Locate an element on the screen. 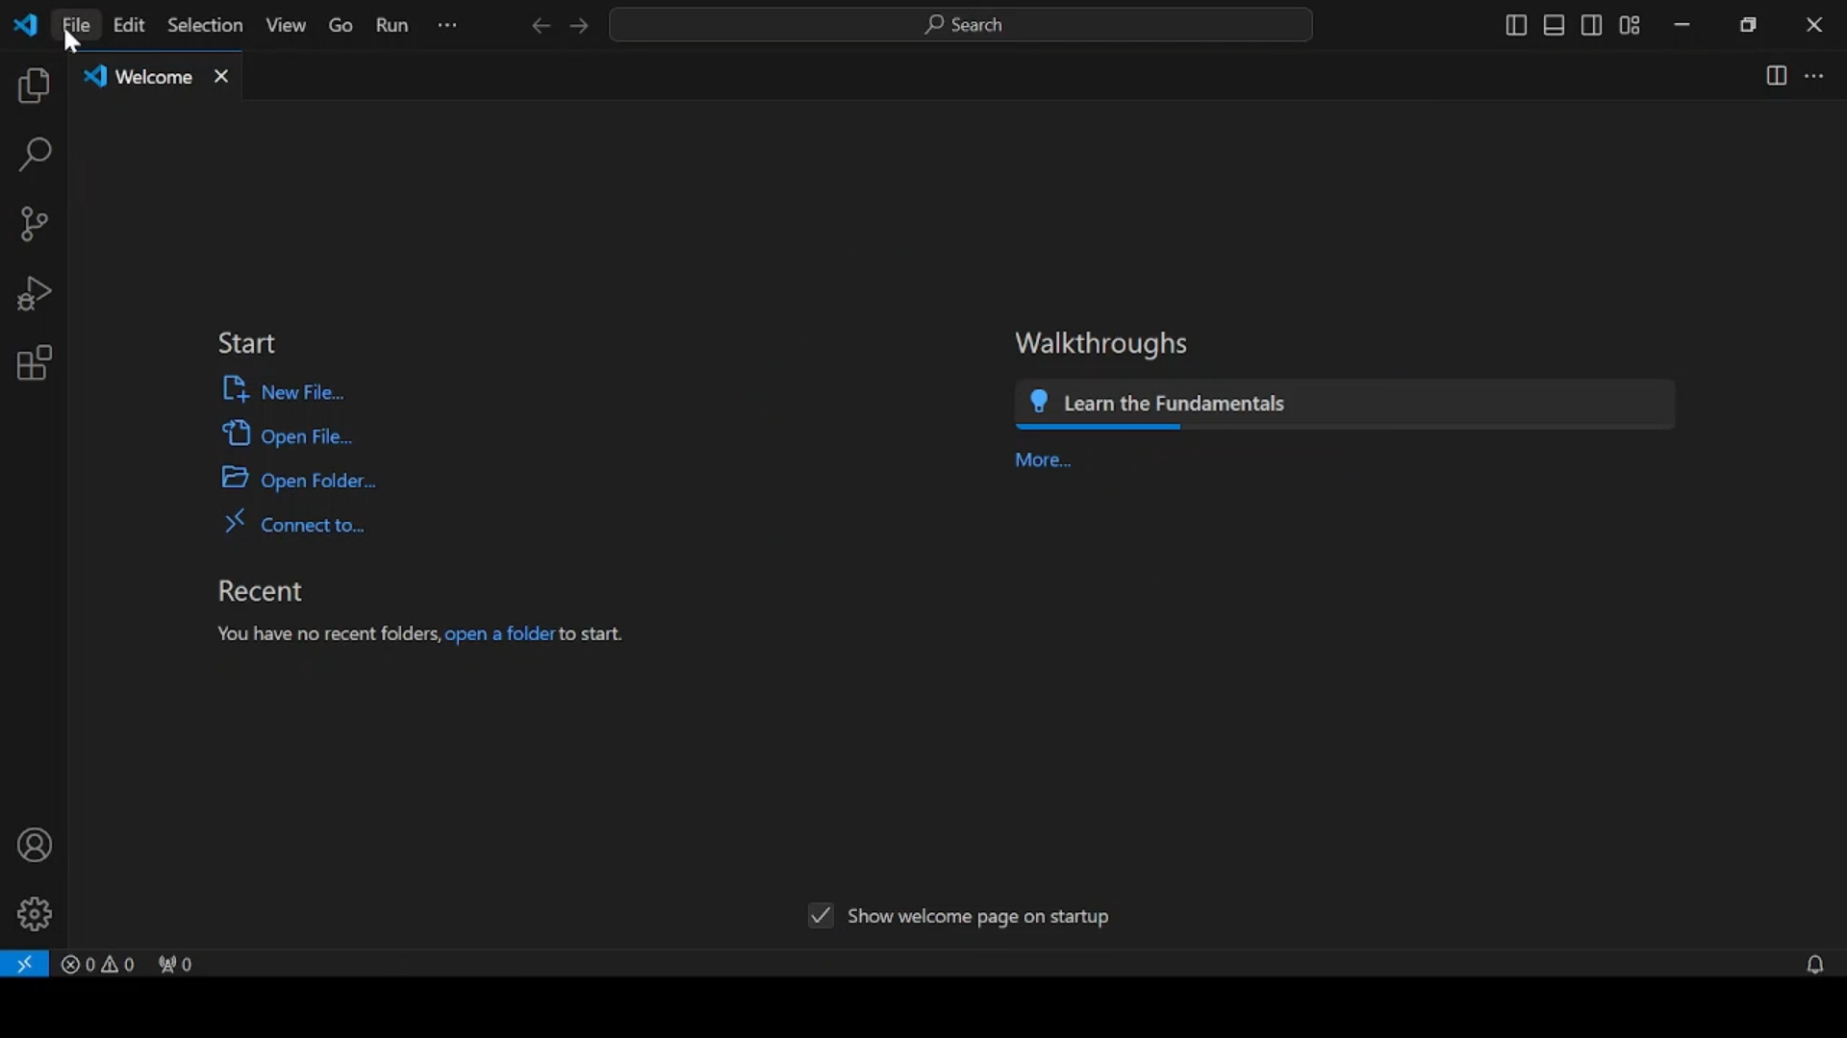 The width and height of the screenshot is (1847, 1038). extensions is located at coordinates (32, 360).